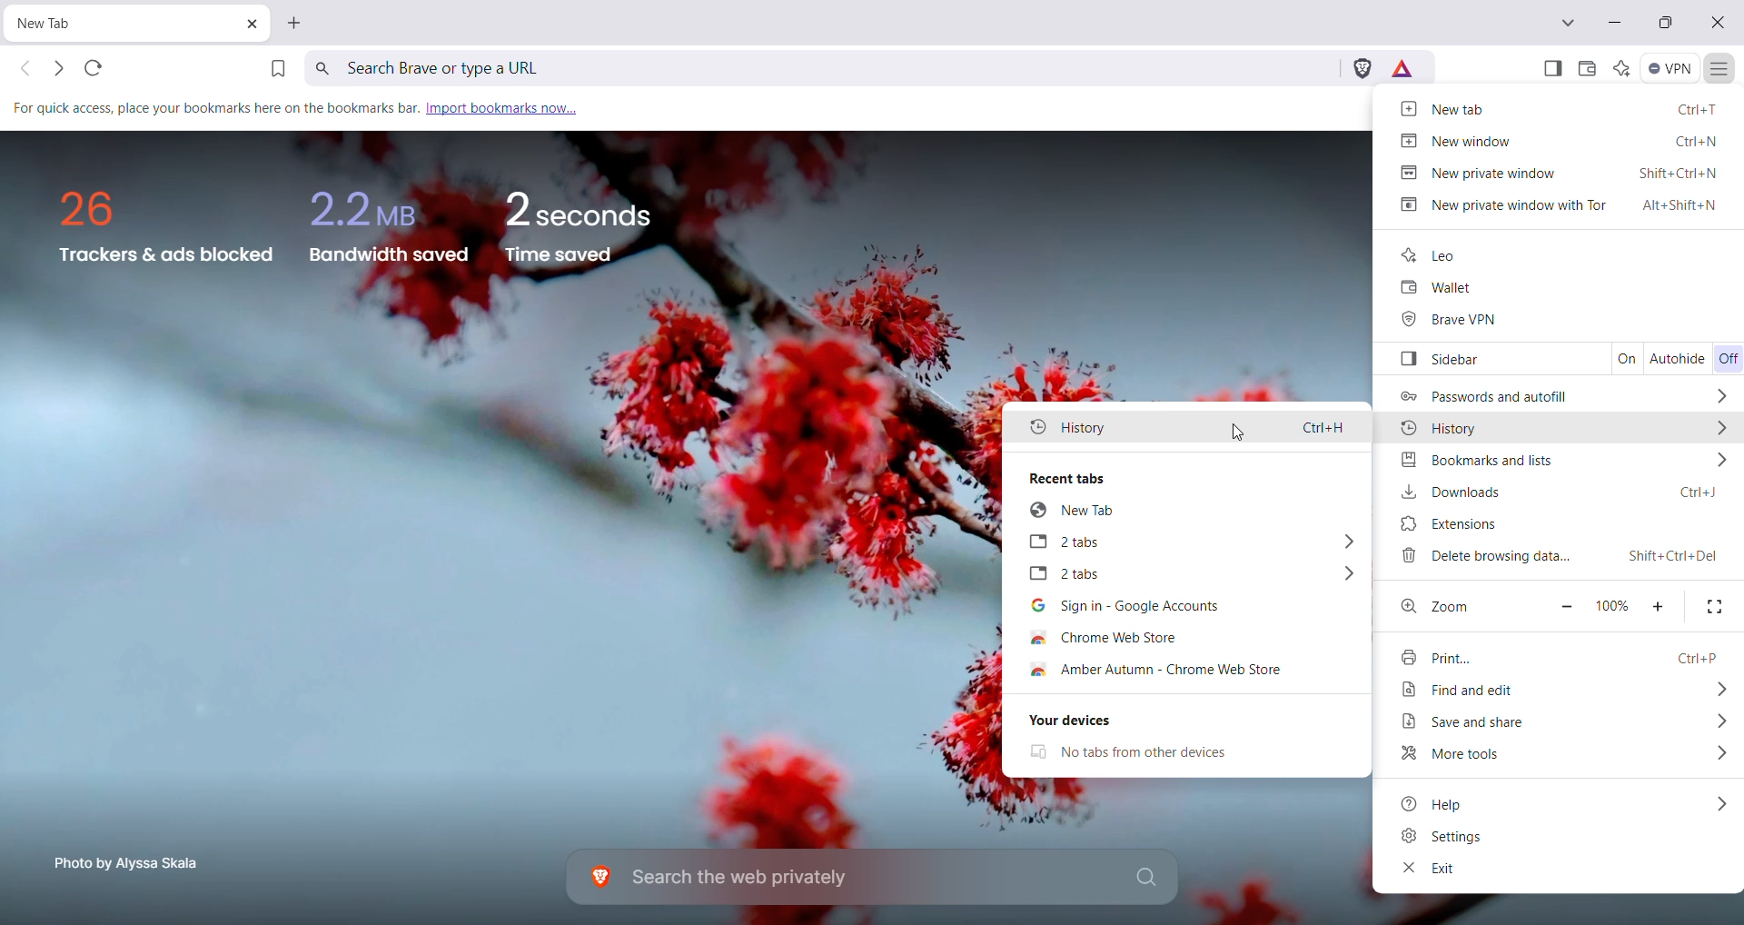 This screenshot has height=925, width=1744. What do you see at coordinates (275, 67) in the screenshot?
I see `Bookmark this page` at bounding box center [275, 67].